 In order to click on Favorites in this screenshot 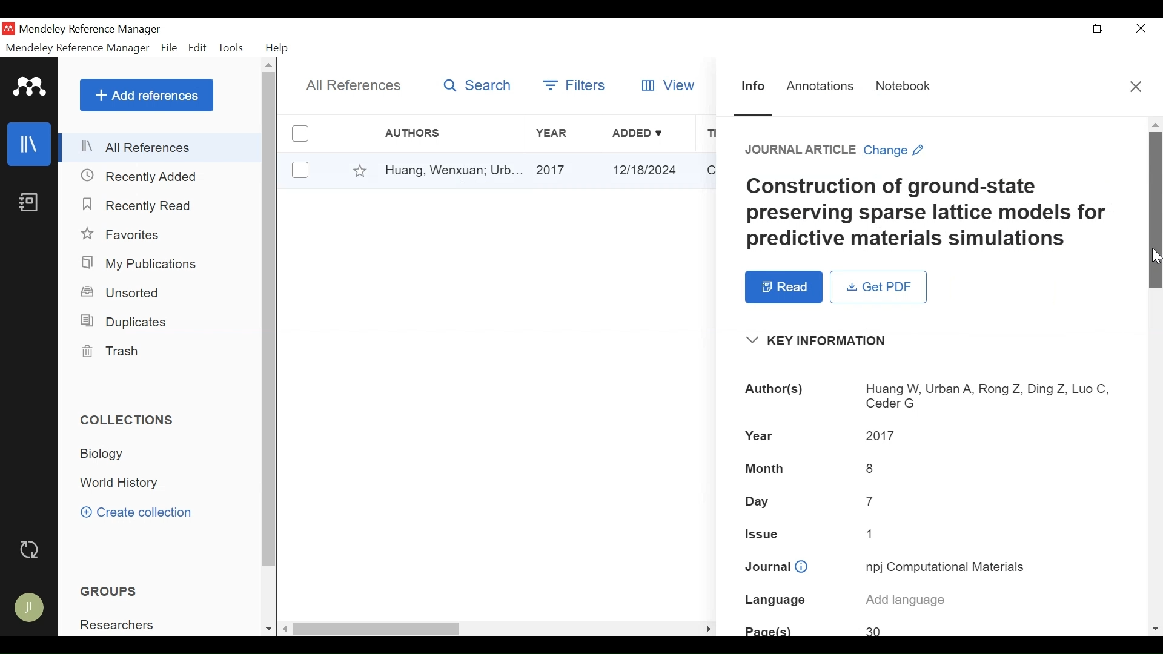, I will do `click(360, 170)`.